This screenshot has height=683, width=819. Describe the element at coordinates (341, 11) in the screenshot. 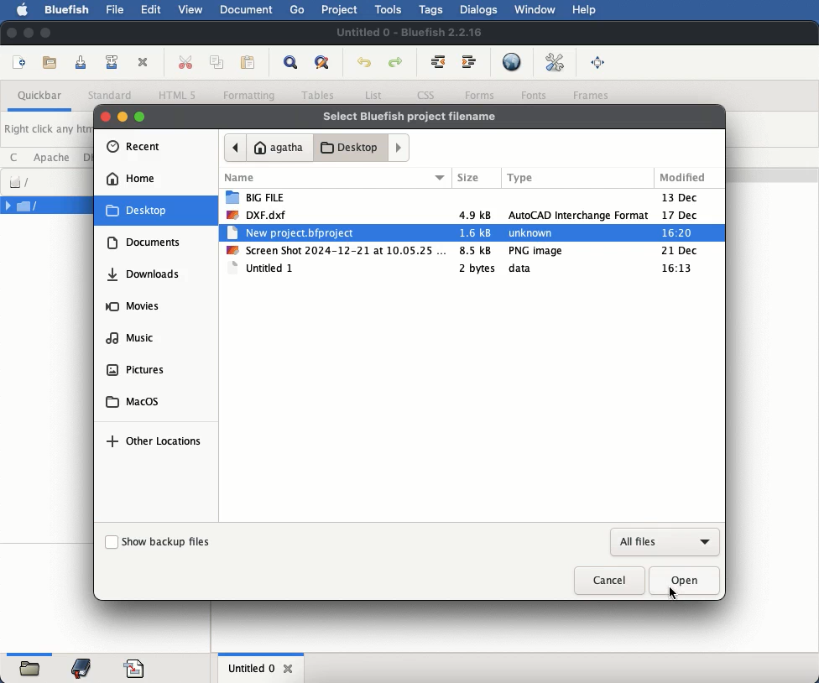

I see `project` at that location.